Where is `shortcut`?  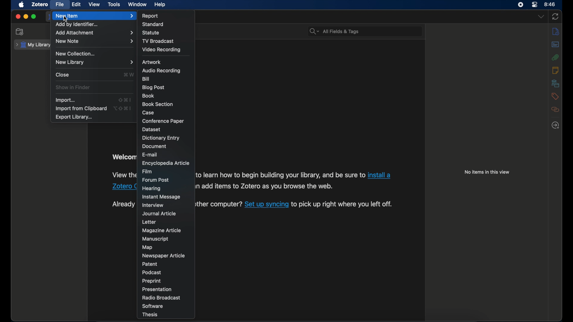
shortcut is located at coordinates (125, 99).